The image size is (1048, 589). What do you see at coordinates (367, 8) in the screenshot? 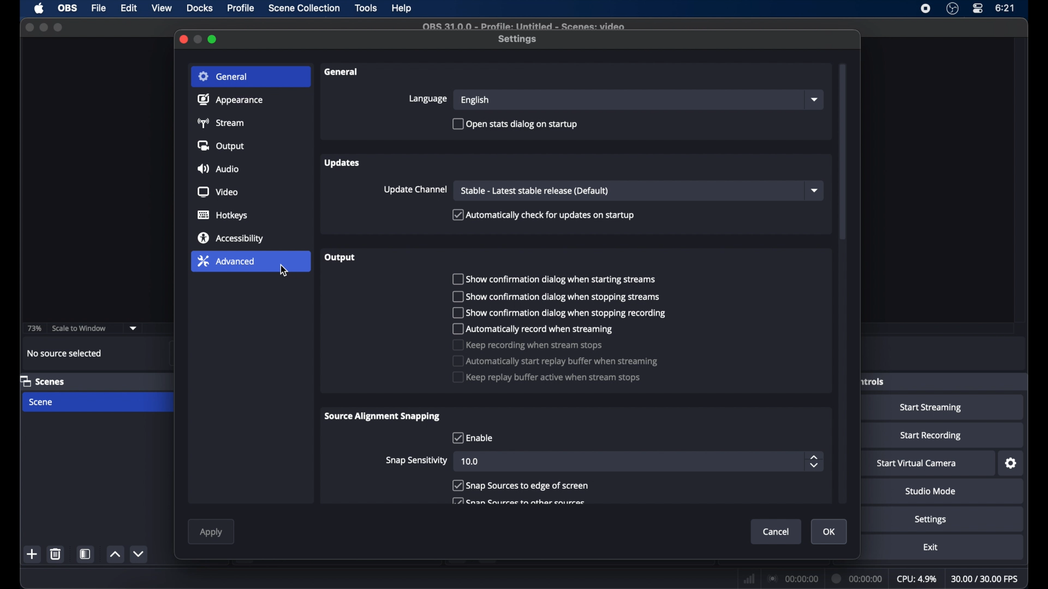
I see `tools` at bounding box center [367, 8].